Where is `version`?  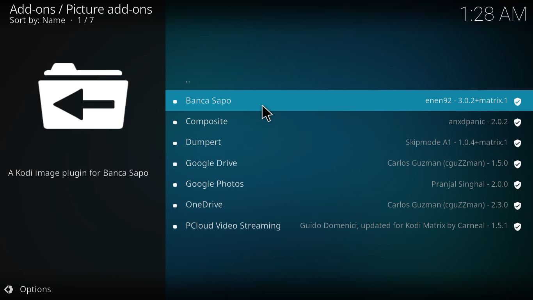 version is located at coordinates (473, 101).